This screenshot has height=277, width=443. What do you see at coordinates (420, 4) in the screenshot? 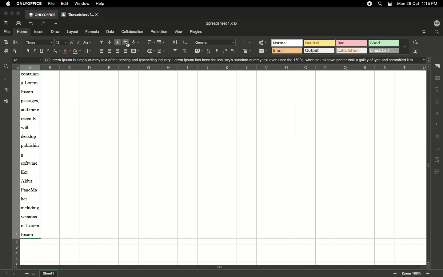
I see `Date/time` at bounding box center [420, 4].